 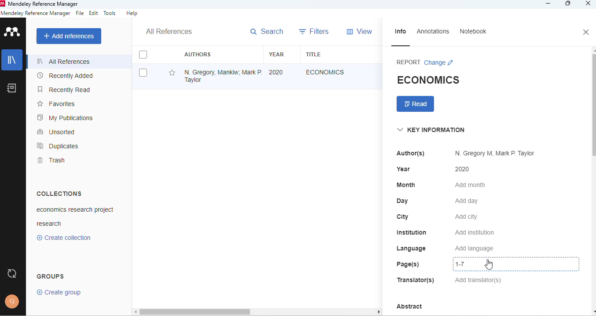 What do you see at coordinates (56, 132) in the screenshot?
I see `unsorted` at bounding box center [56, 132].